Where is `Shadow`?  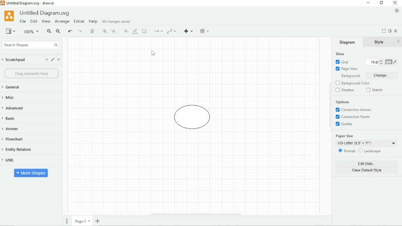 Shadow is located at coordinates (345, 90).